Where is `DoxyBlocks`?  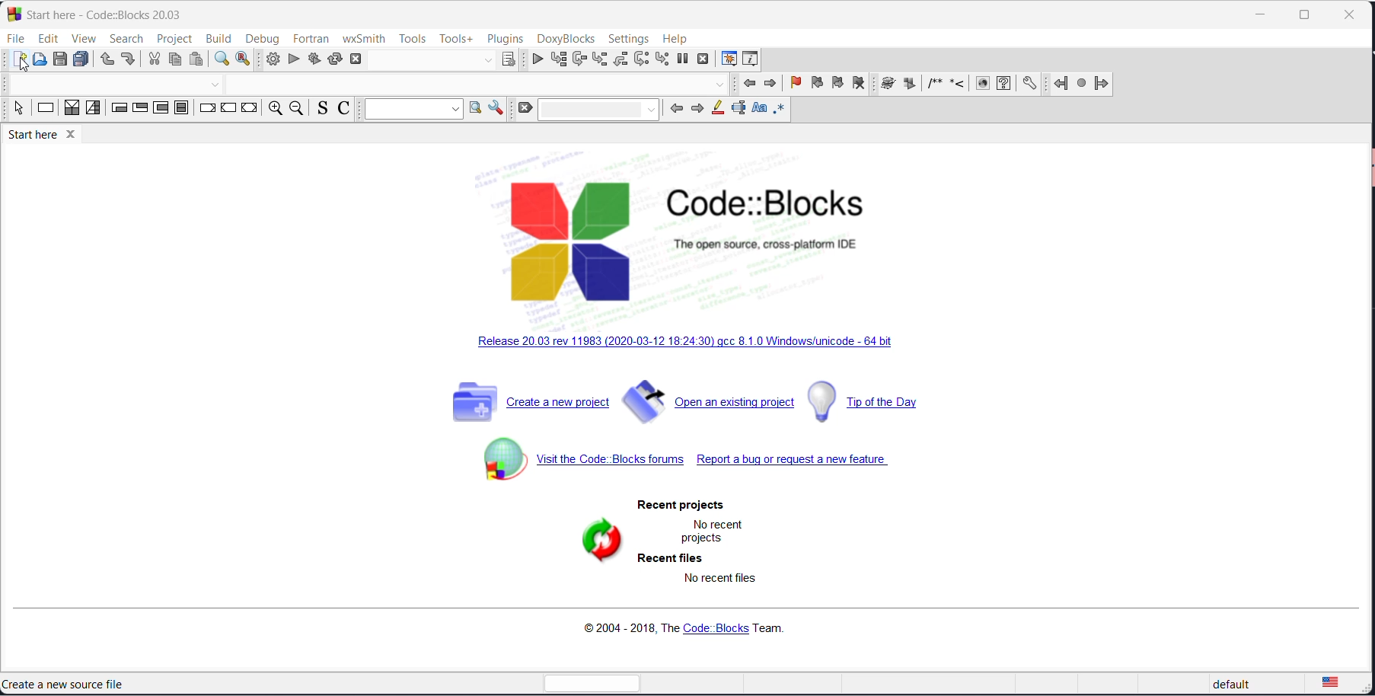 DoxyBlocks is located at coordinates (566, 39).